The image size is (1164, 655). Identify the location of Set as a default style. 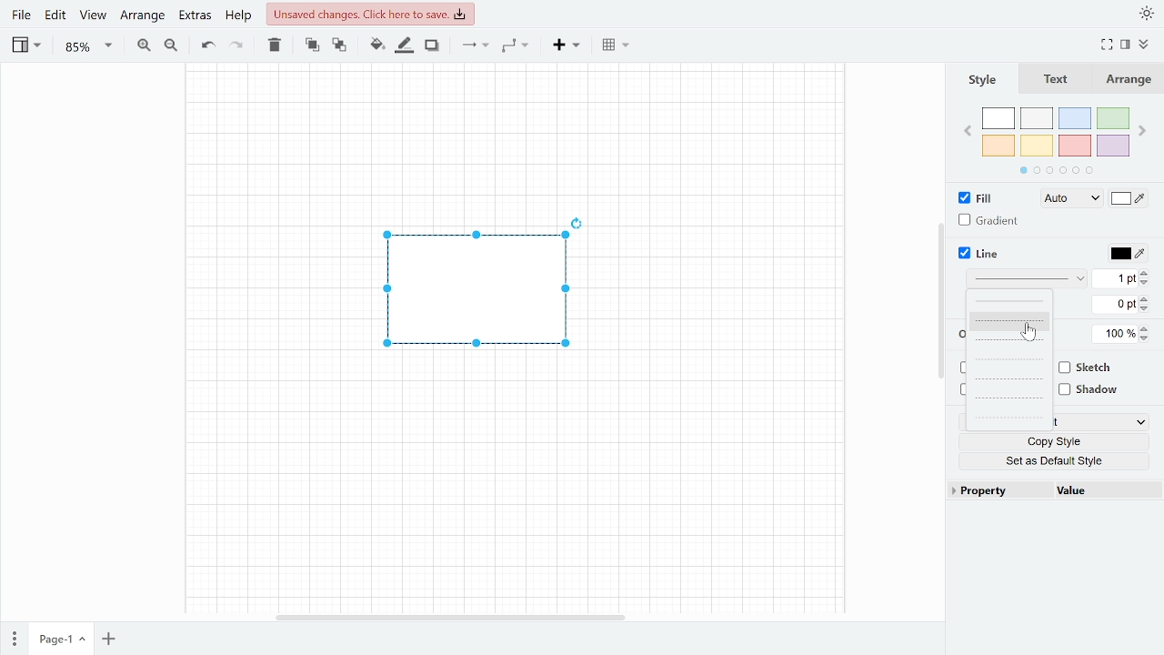
(1056, 460).